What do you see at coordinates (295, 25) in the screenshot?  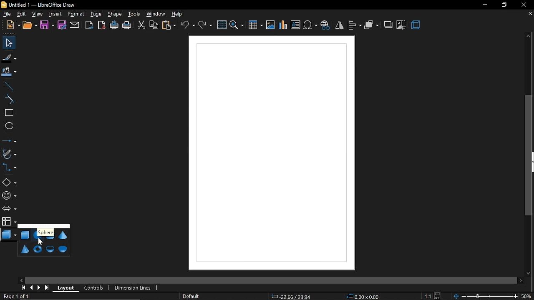 I see `insert text` at bounding box center [295, 25].